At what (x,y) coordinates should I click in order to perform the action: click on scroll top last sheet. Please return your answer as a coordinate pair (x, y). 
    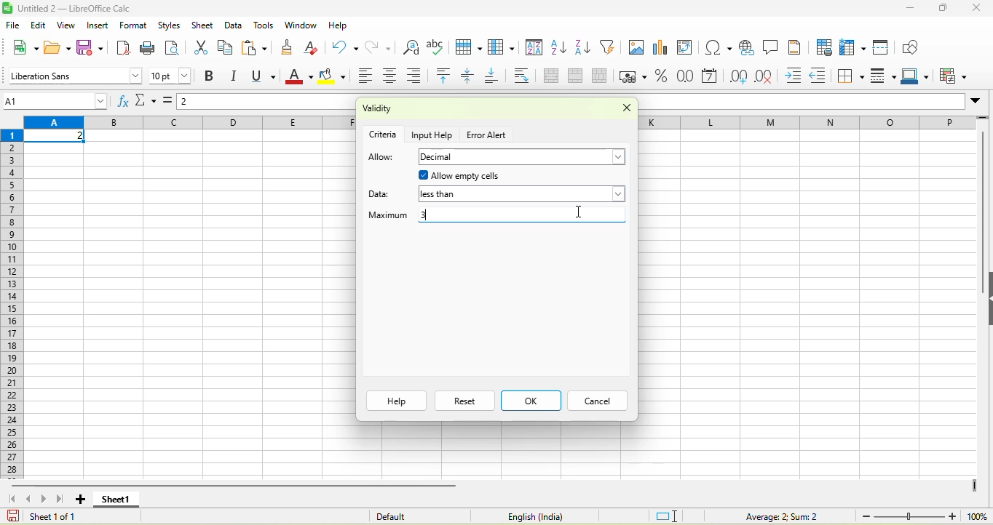
    Looking at the image, I should click on (63, 499).